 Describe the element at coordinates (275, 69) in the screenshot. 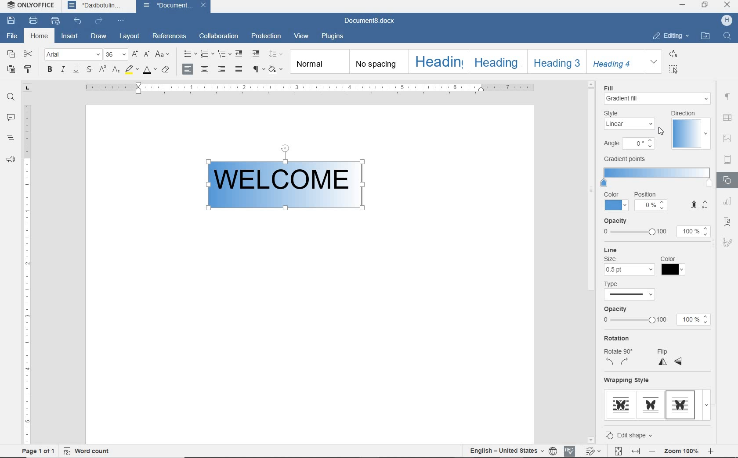

I see `CLEAR STYLE` at that location.